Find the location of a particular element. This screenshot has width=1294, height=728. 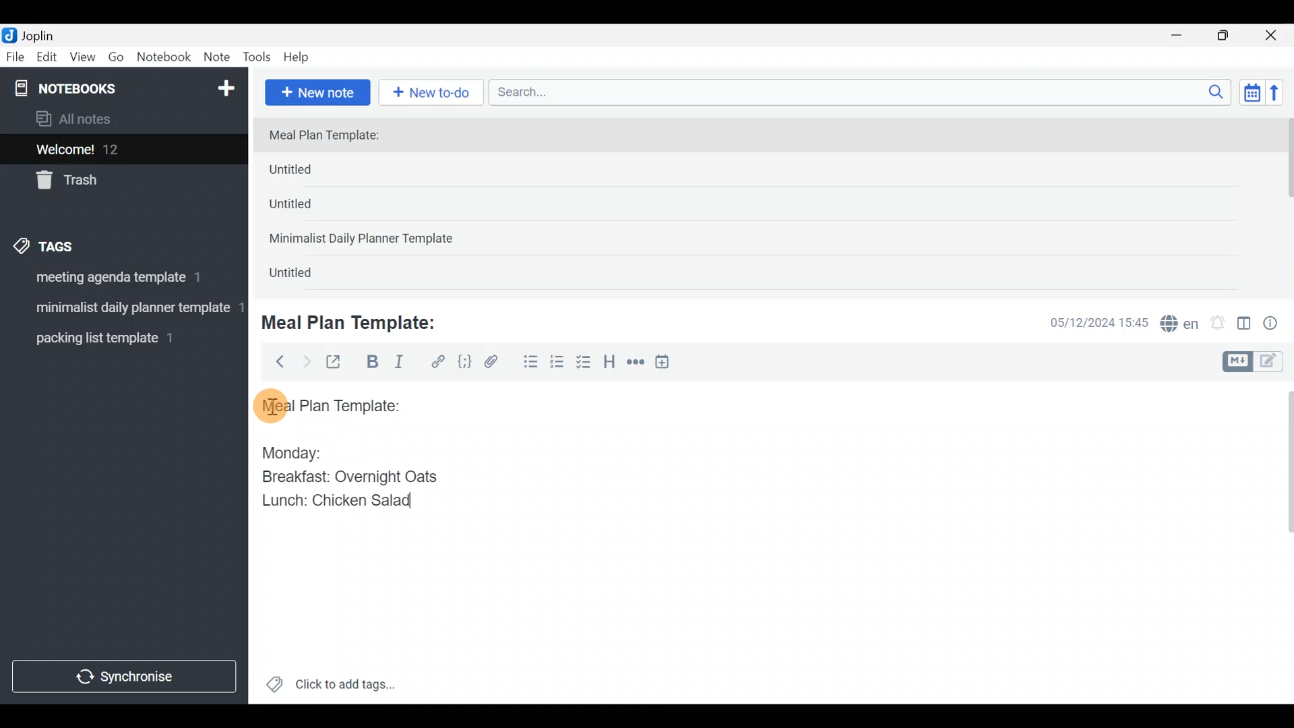

Bold is located at coordinates (371, 363).